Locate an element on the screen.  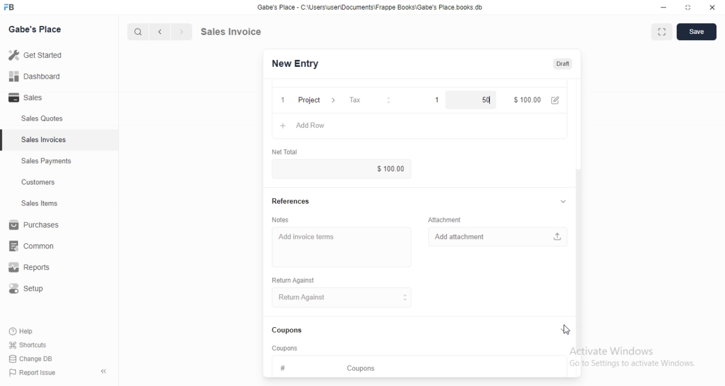
# Coupons is located at coordinates (332, 366).